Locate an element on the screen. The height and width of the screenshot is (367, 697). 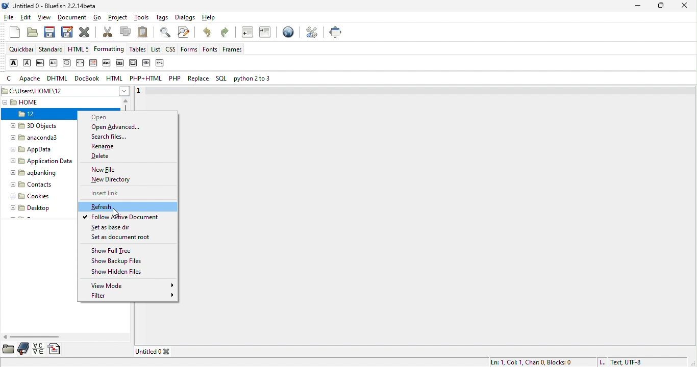
dialogs is located at coordinates (185, 18).